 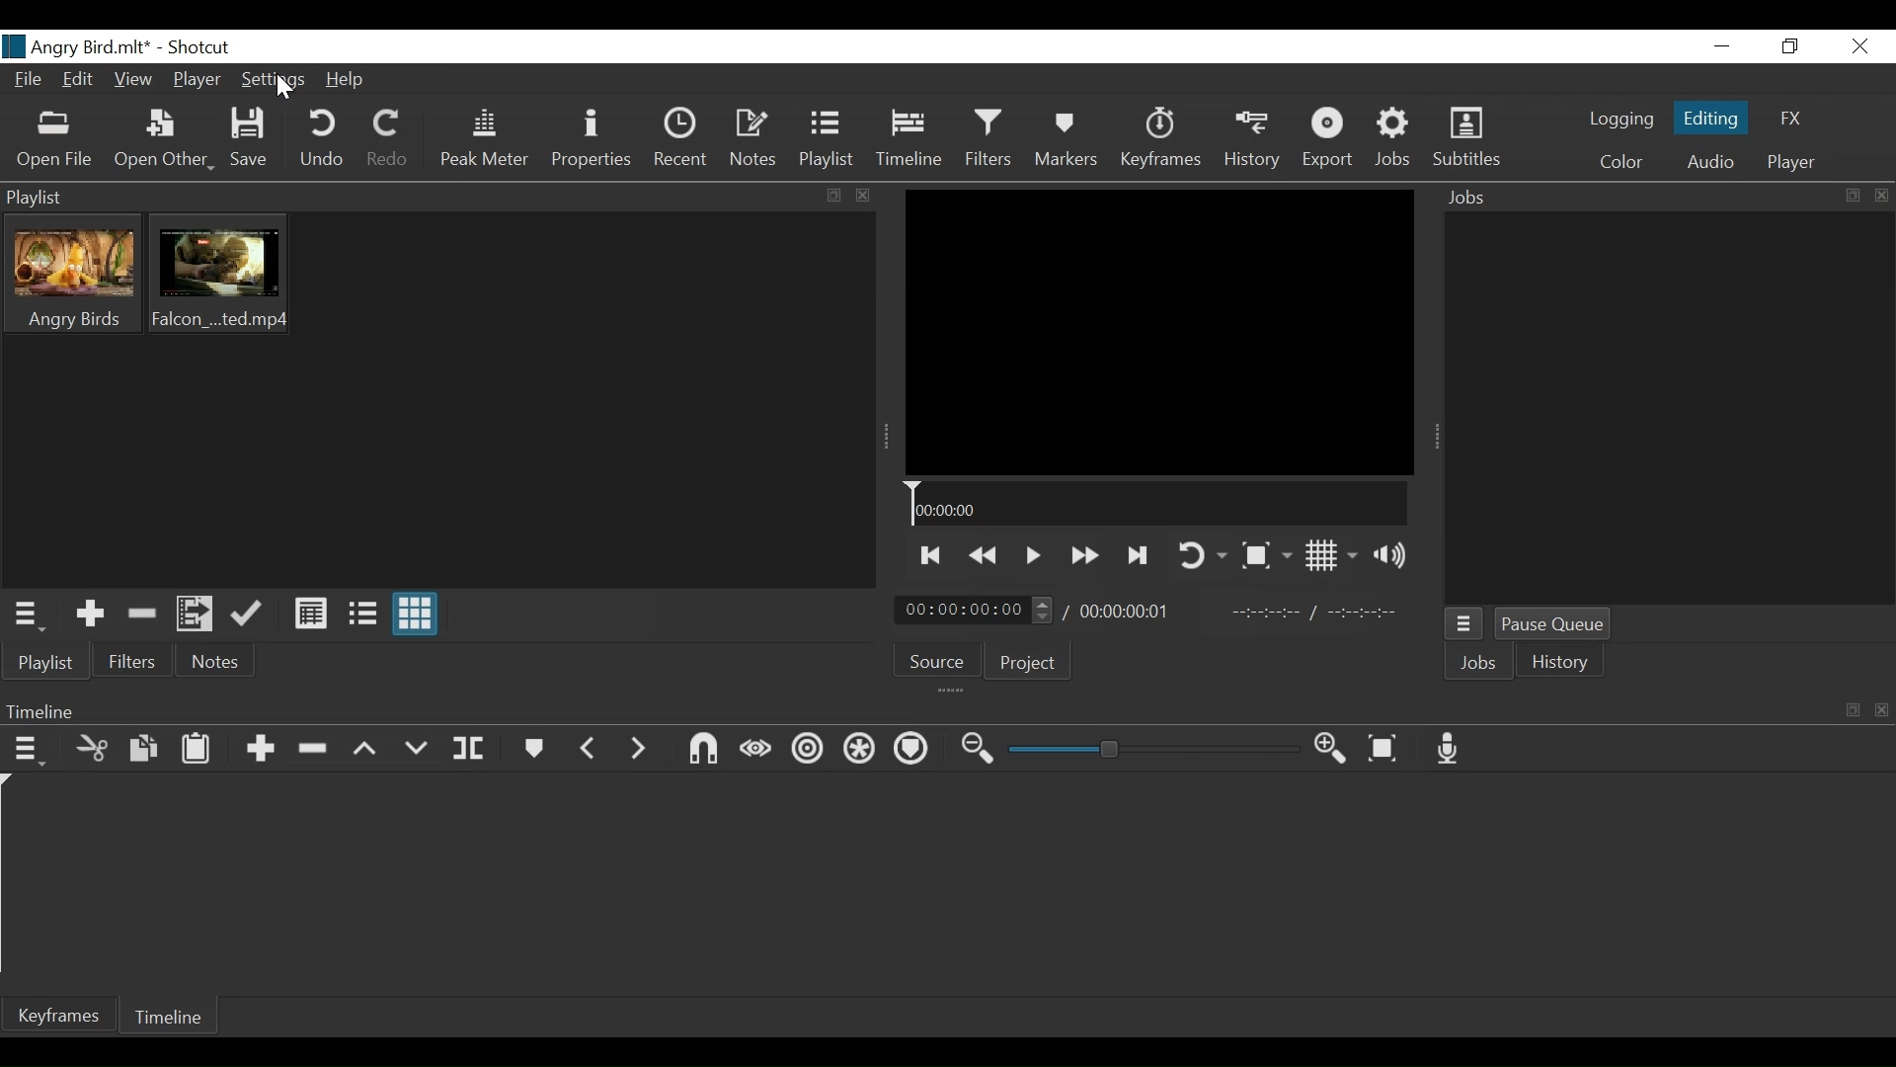 What do you see at coordinates (55, 140) in the screenshot?
I see `Open File` at bounding box center [55, 140].